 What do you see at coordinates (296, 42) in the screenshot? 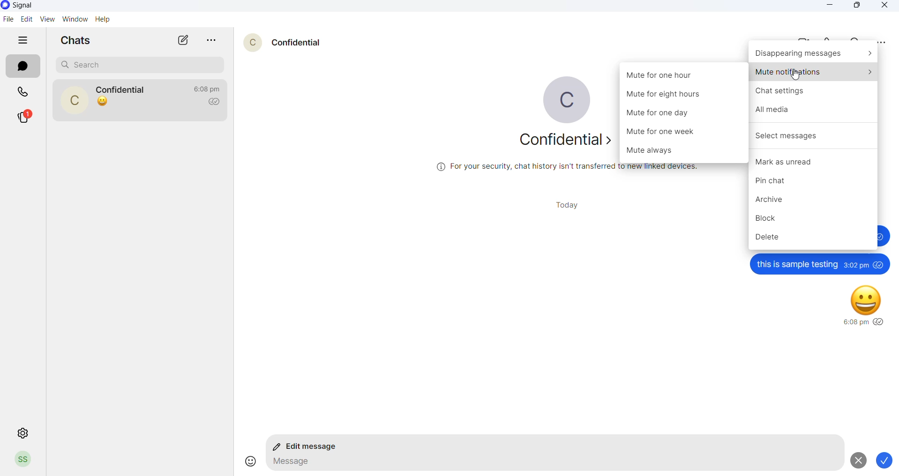
I see `contact name` at bounding box center [296, 42].